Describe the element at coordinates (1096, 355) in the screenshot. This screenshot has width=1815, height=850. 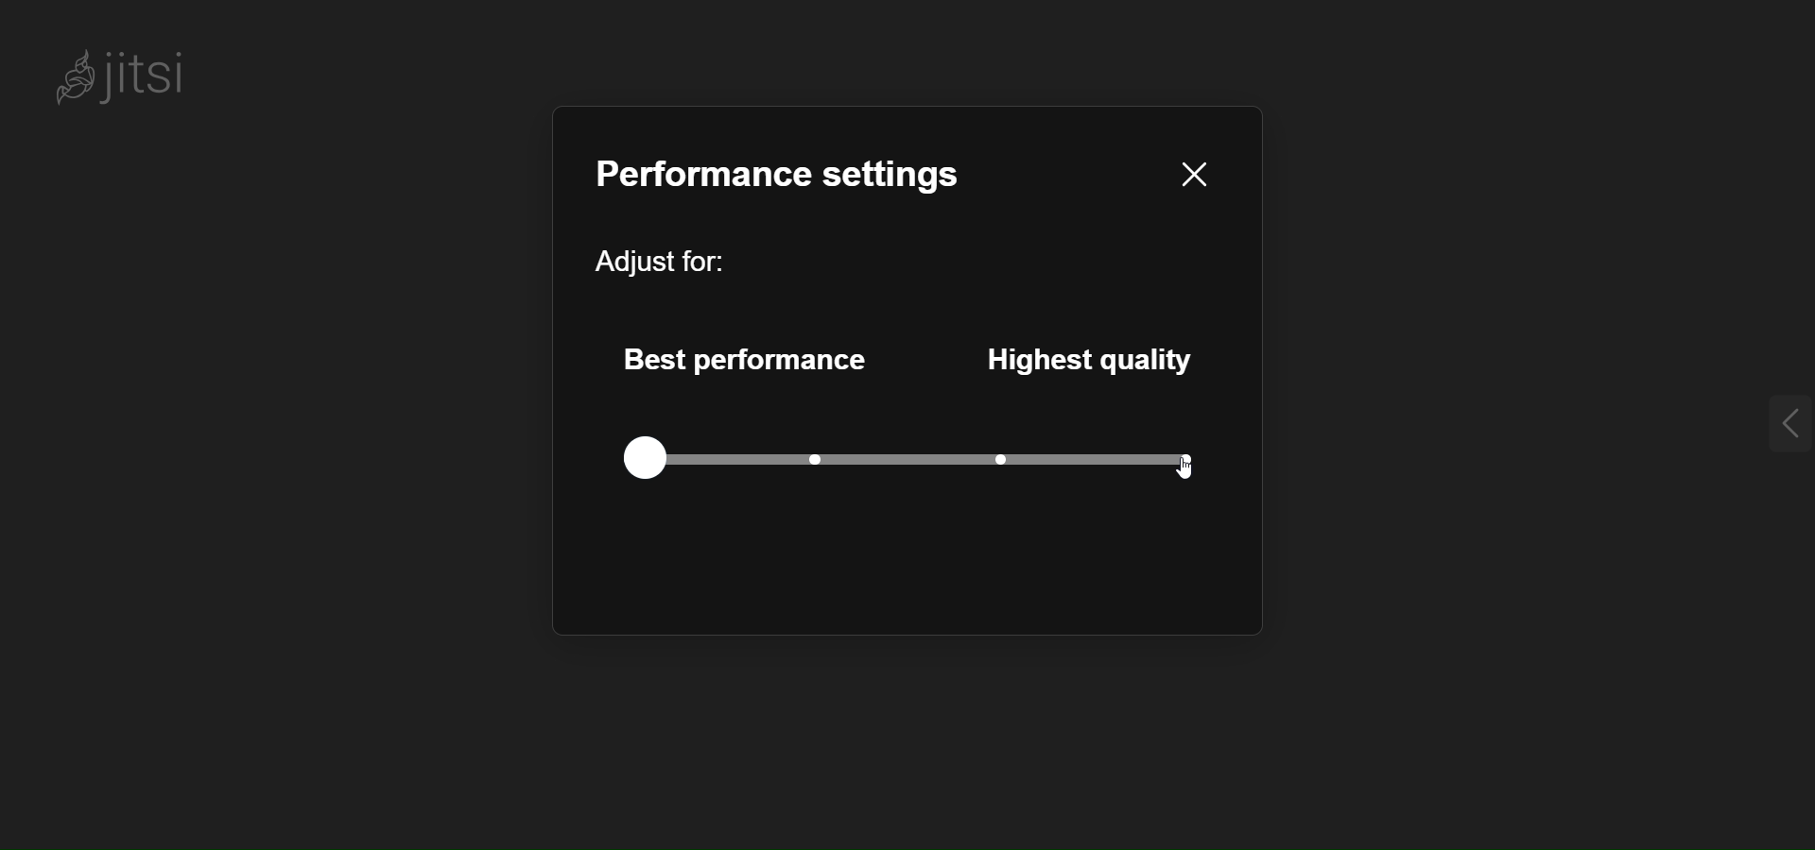
I see `highest quality` at that location.